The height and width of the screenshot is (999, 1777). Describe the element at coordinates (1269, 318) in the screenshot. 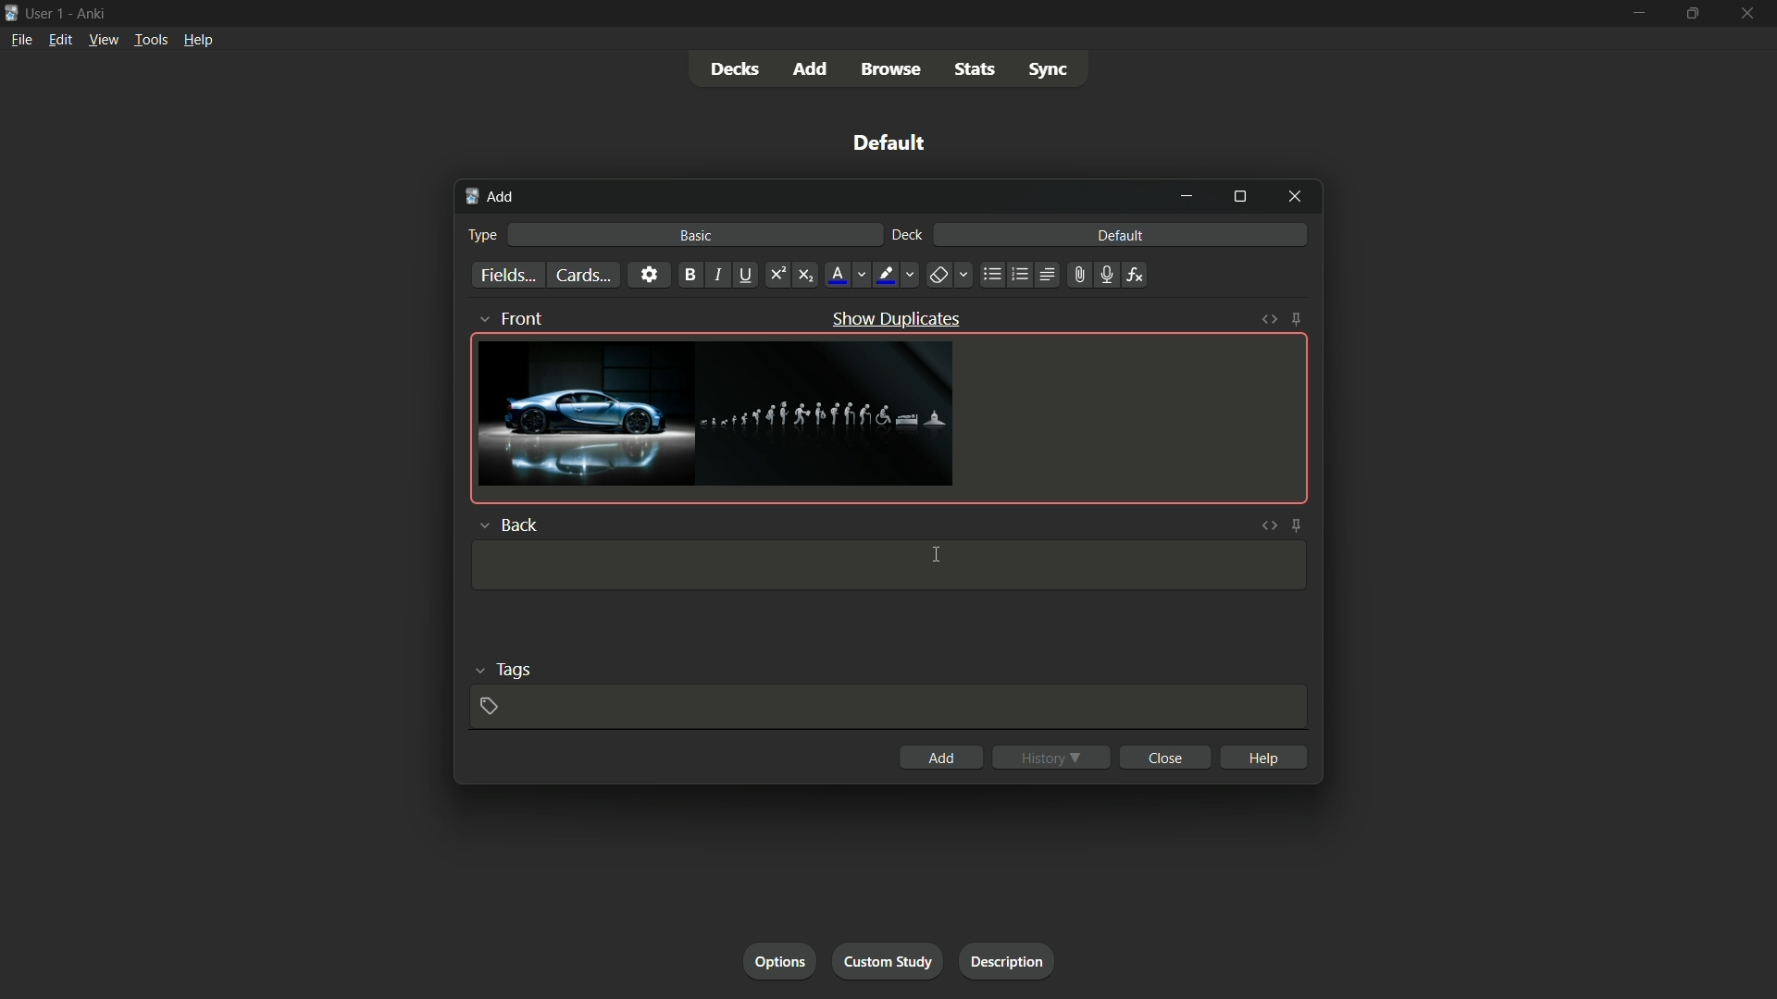

I see `toggle html editor` at that location.